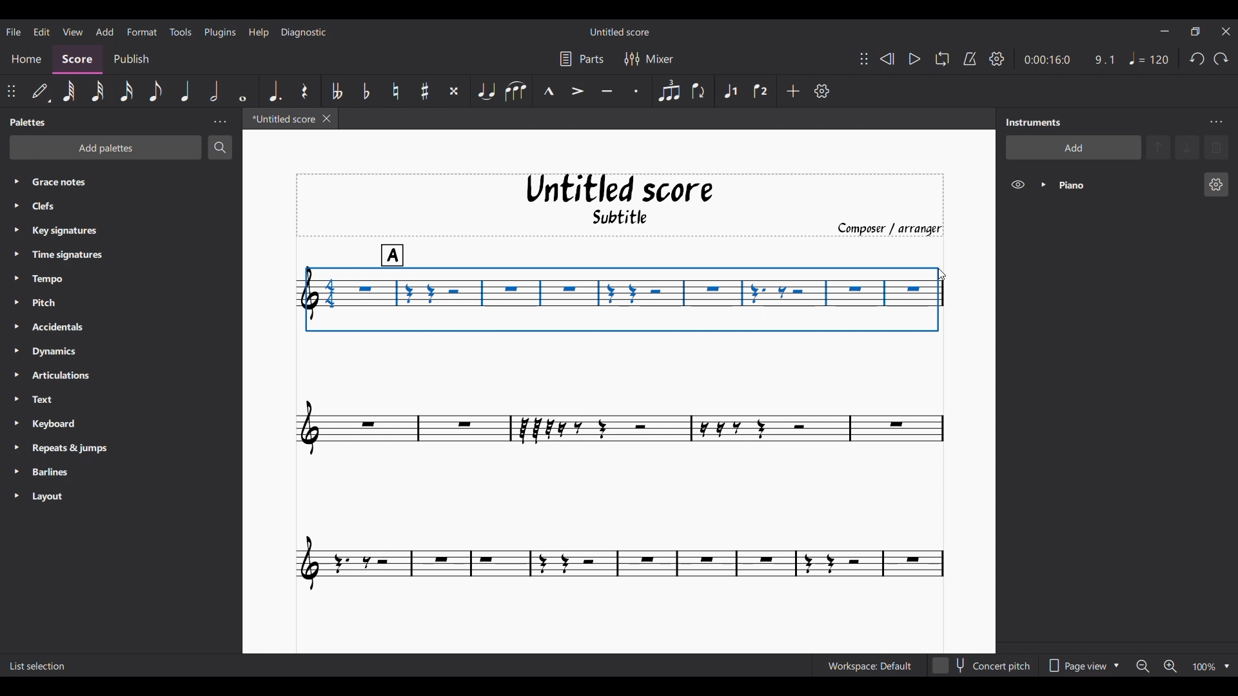 The image size is (1238, 696). Describe the element at coordinates (242, 91) in the screenshot. I see `Whole note` at that location.